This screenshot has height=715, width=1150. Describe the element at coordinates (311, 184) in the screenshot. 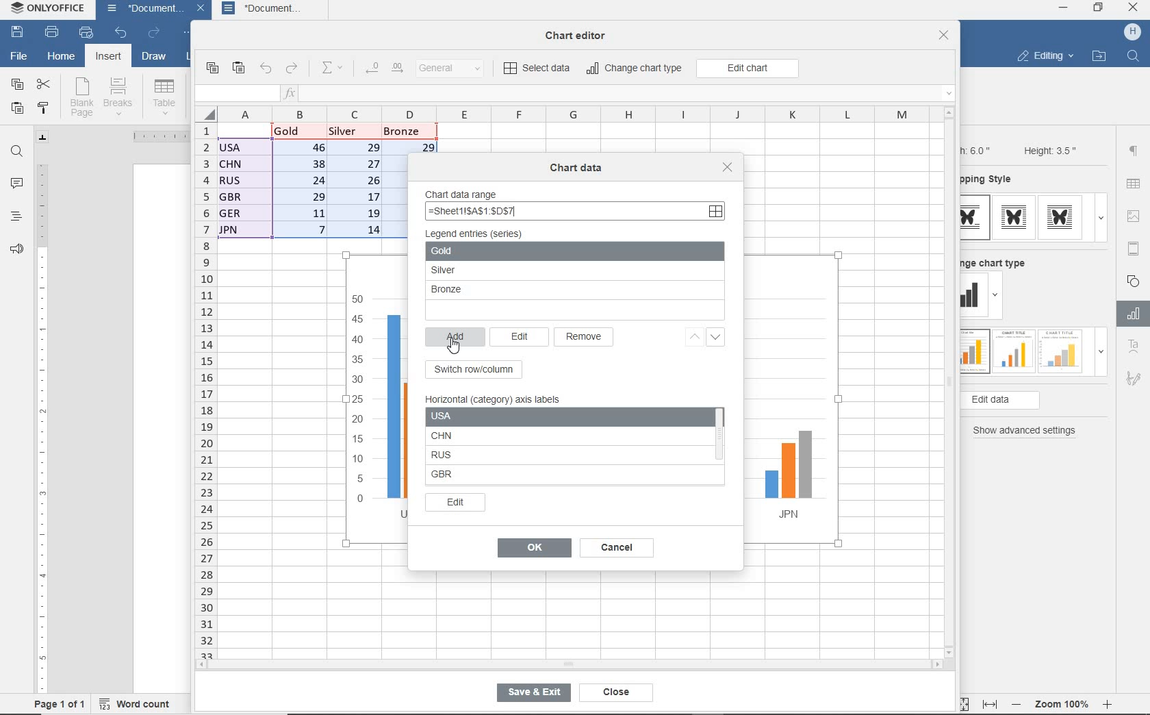

I see `data` at that location.